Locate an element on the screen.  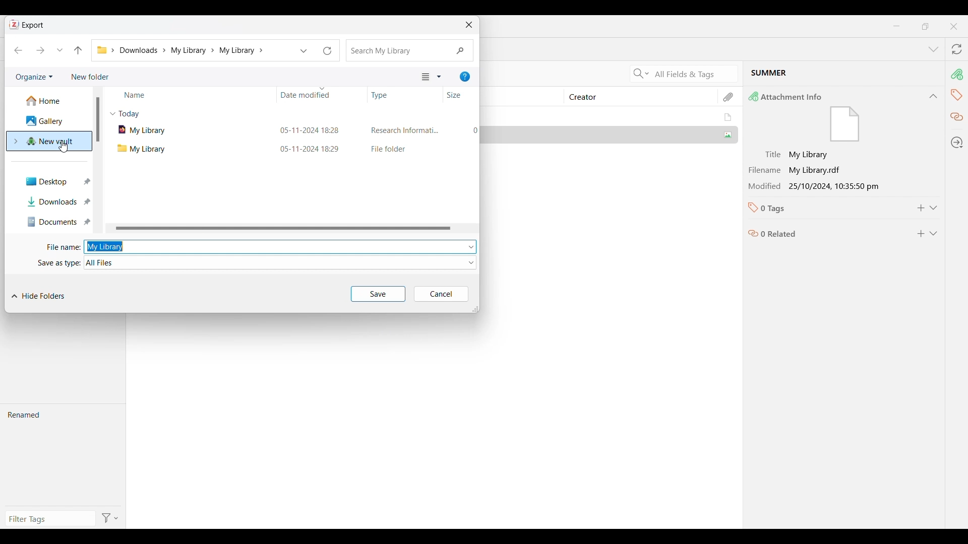
More view  is located at coordinates (439, 77).